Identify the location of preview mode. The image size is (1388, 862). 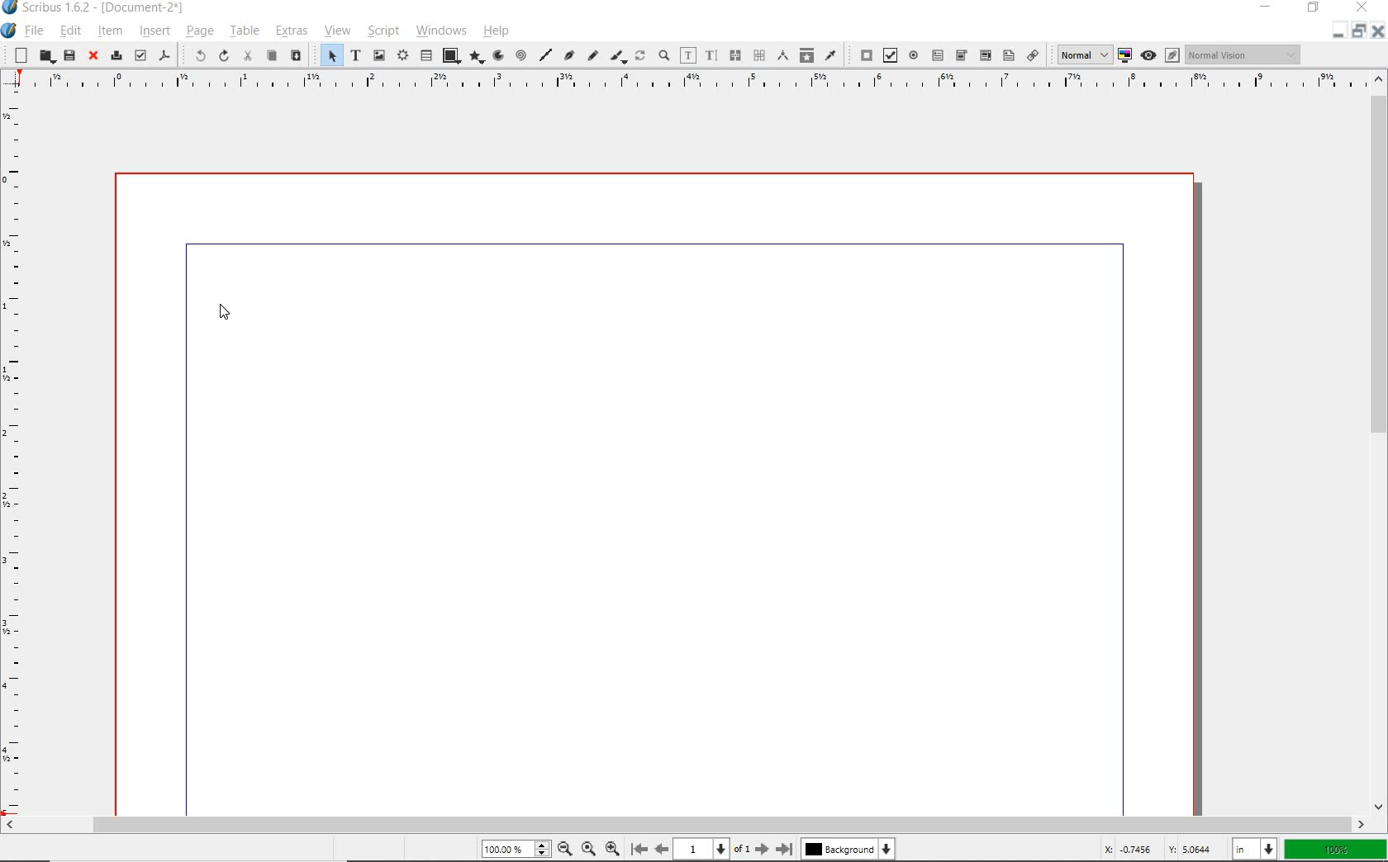
(1158, 55).